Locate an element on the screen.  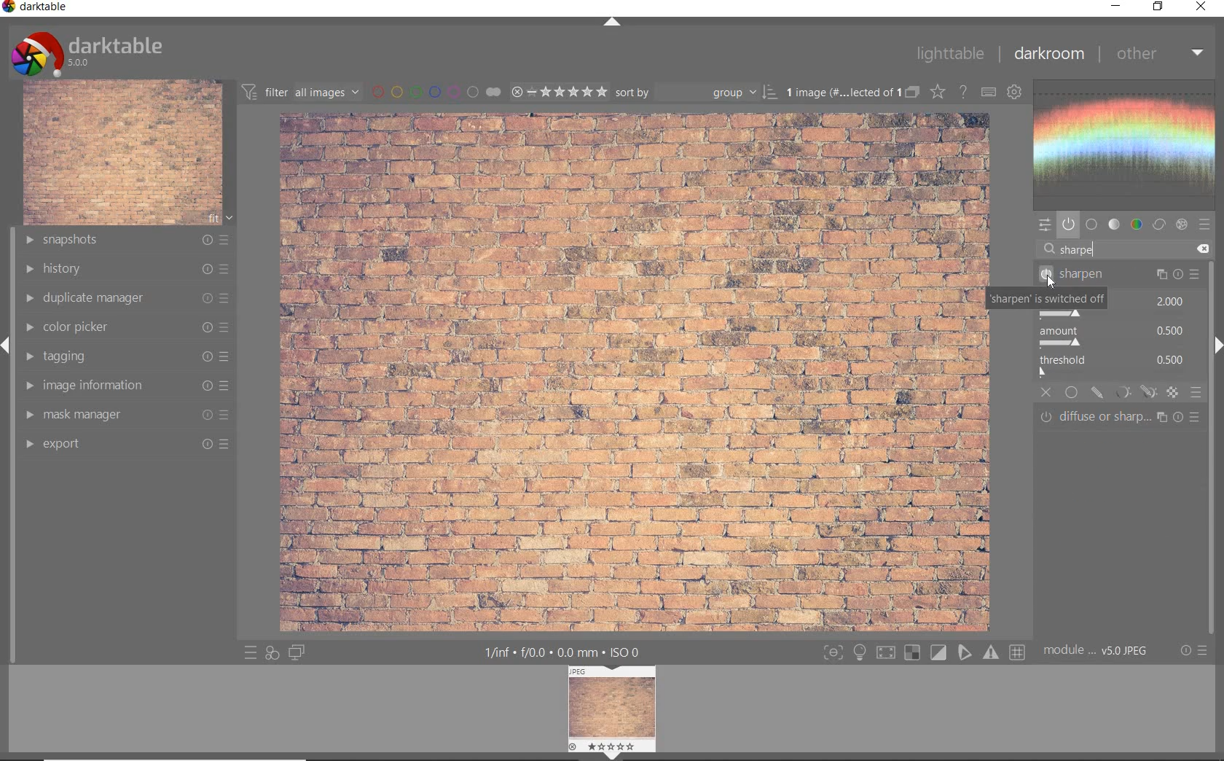
selected image is located at coordinates (630, 372).